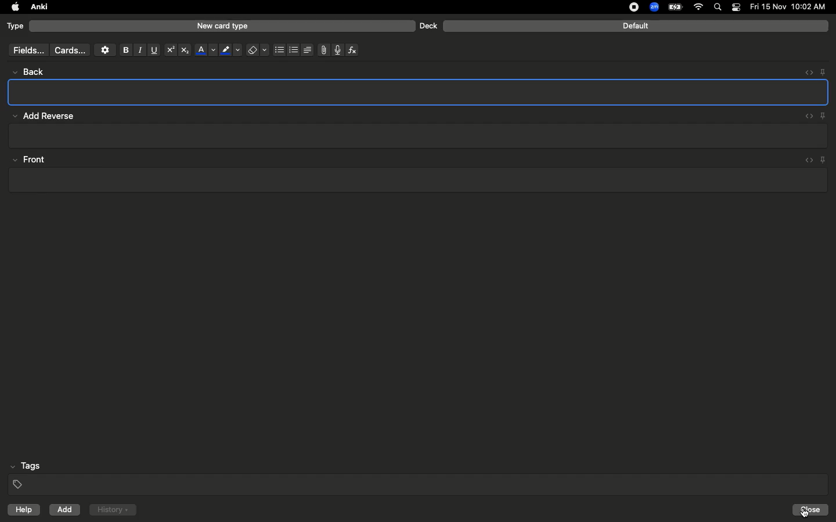 This screenshot has height=522, width=836. Describe the element at coordinates (33, 72) in the screenshot. I see `back` at that location.